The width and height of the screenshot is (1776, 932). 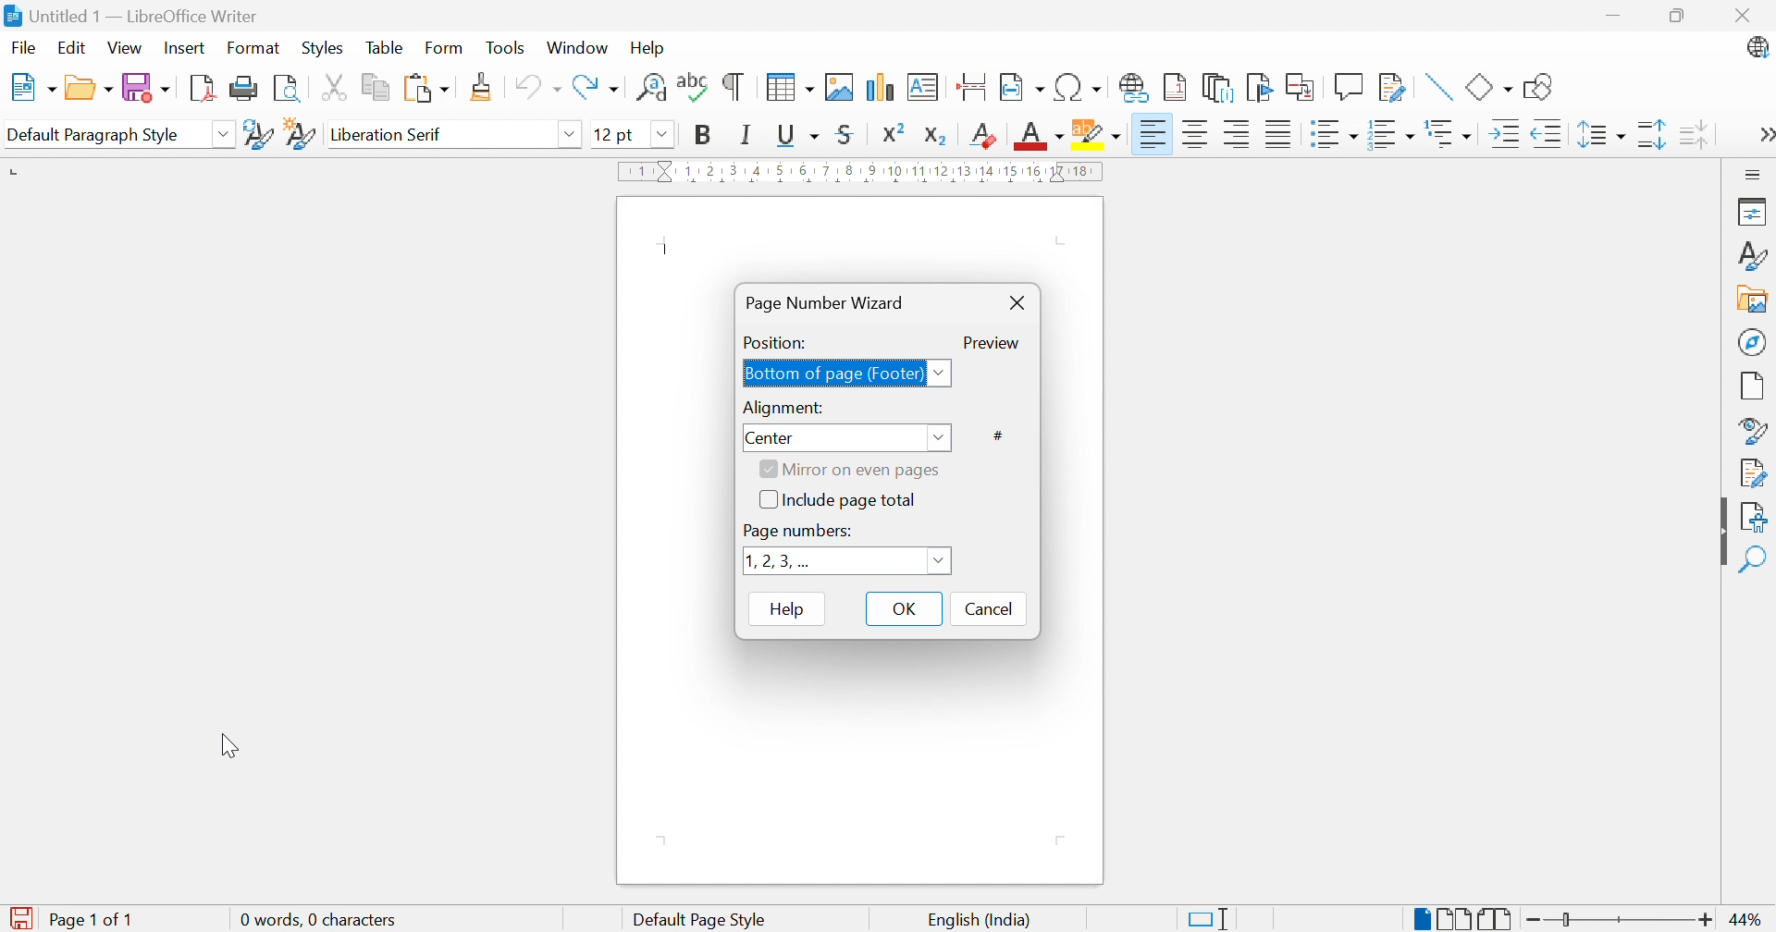 What do you see at coordinates (386, 134) in the screenshot?
I see `Liberation serif` at bounding box center [386, 134].